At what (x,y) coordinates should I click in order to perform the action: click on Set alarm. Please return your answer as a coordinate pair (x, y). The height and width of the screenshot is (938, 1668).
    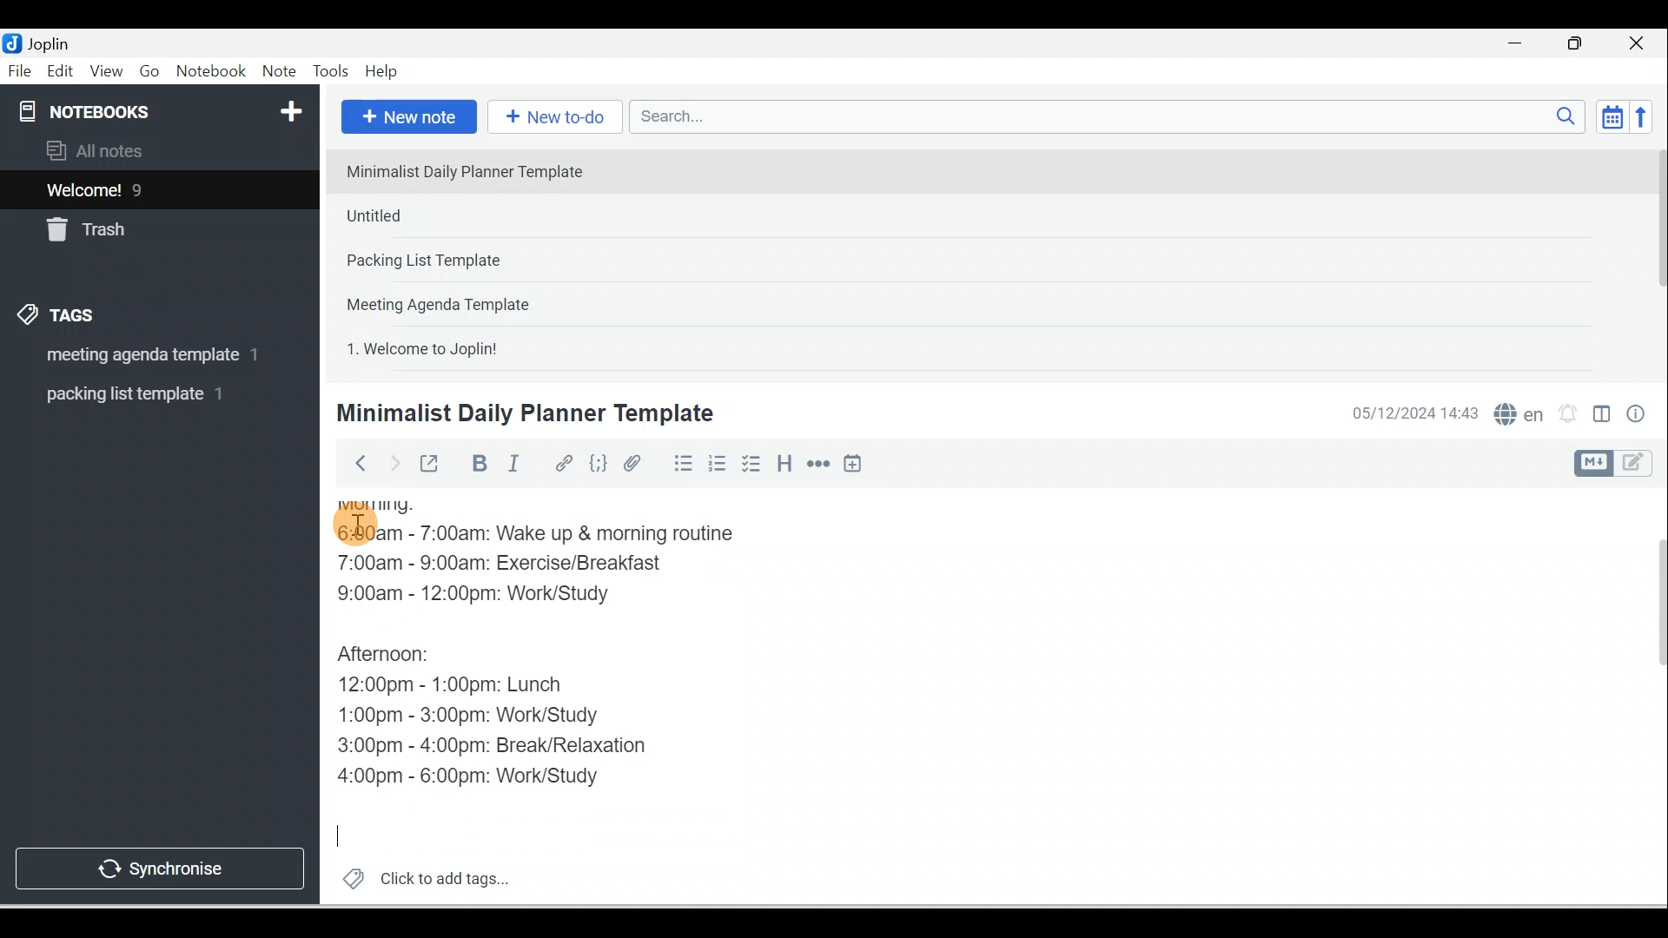
    Looking at the image, I should click on (1565, 414).